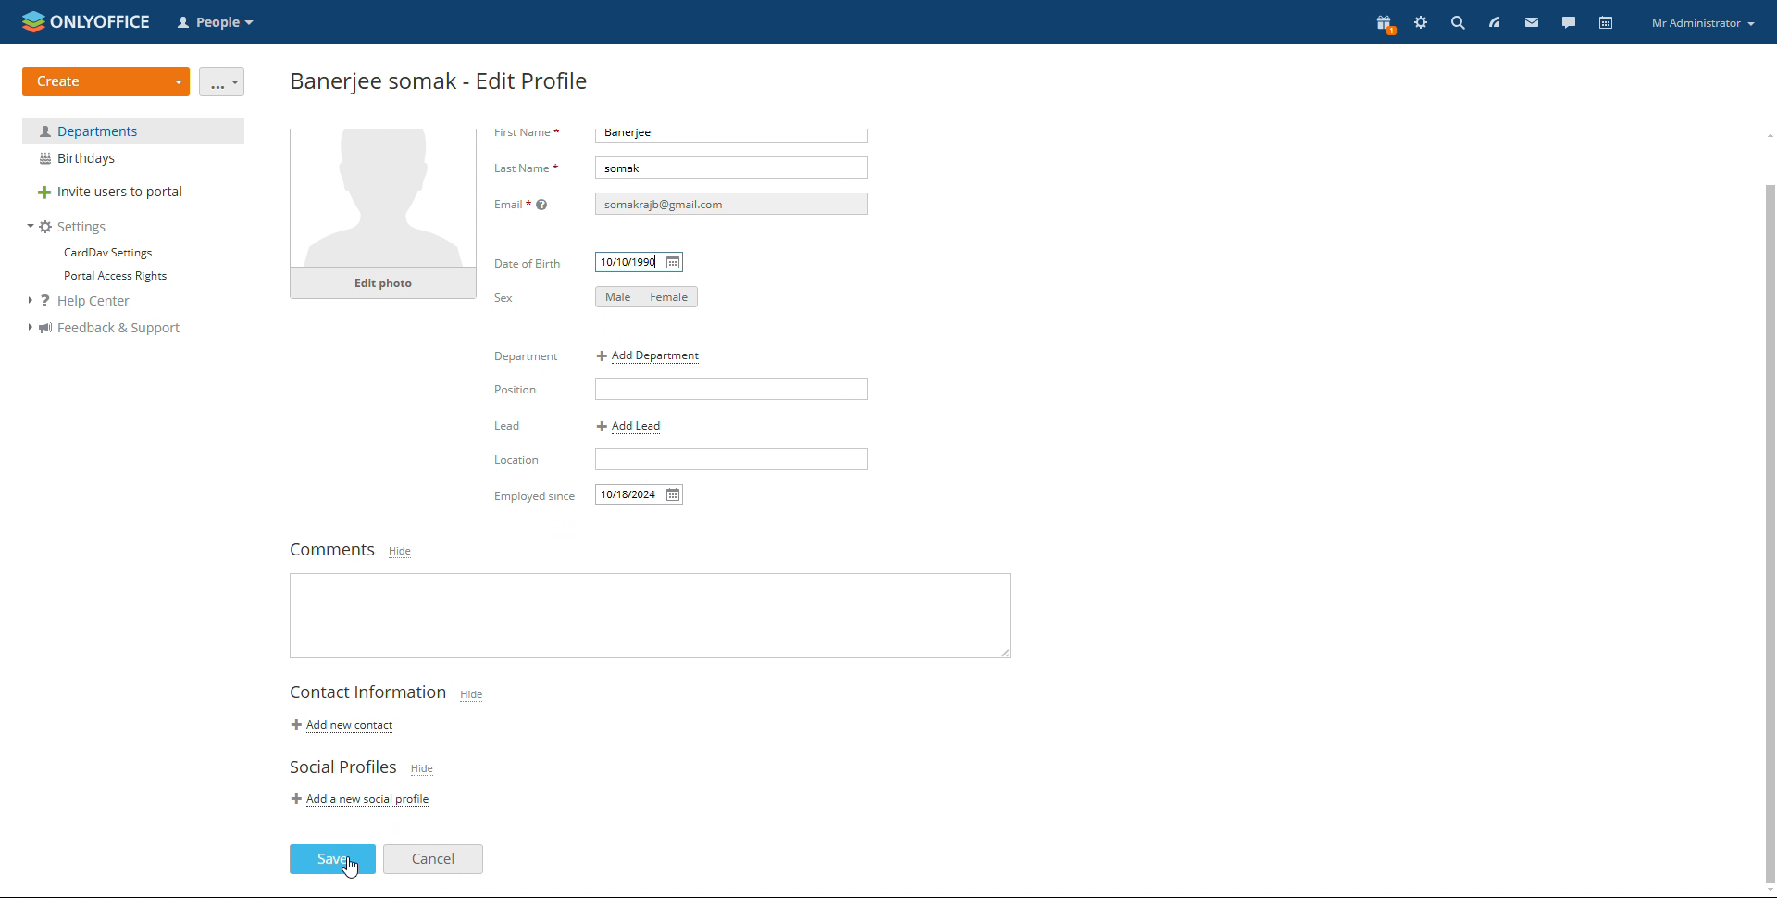 The width and height of the screenshot is (1777, 898). Describe the element at coordinates (342, 767) in the screenshot. I see `social profiles` at that location.